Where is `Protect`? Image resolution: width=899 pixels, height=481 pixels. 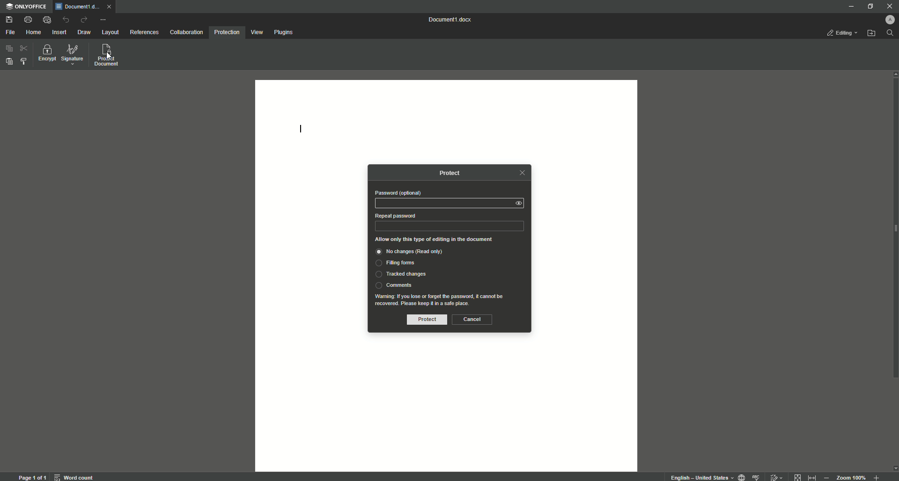 Protect is located at coordinates (424, 320).